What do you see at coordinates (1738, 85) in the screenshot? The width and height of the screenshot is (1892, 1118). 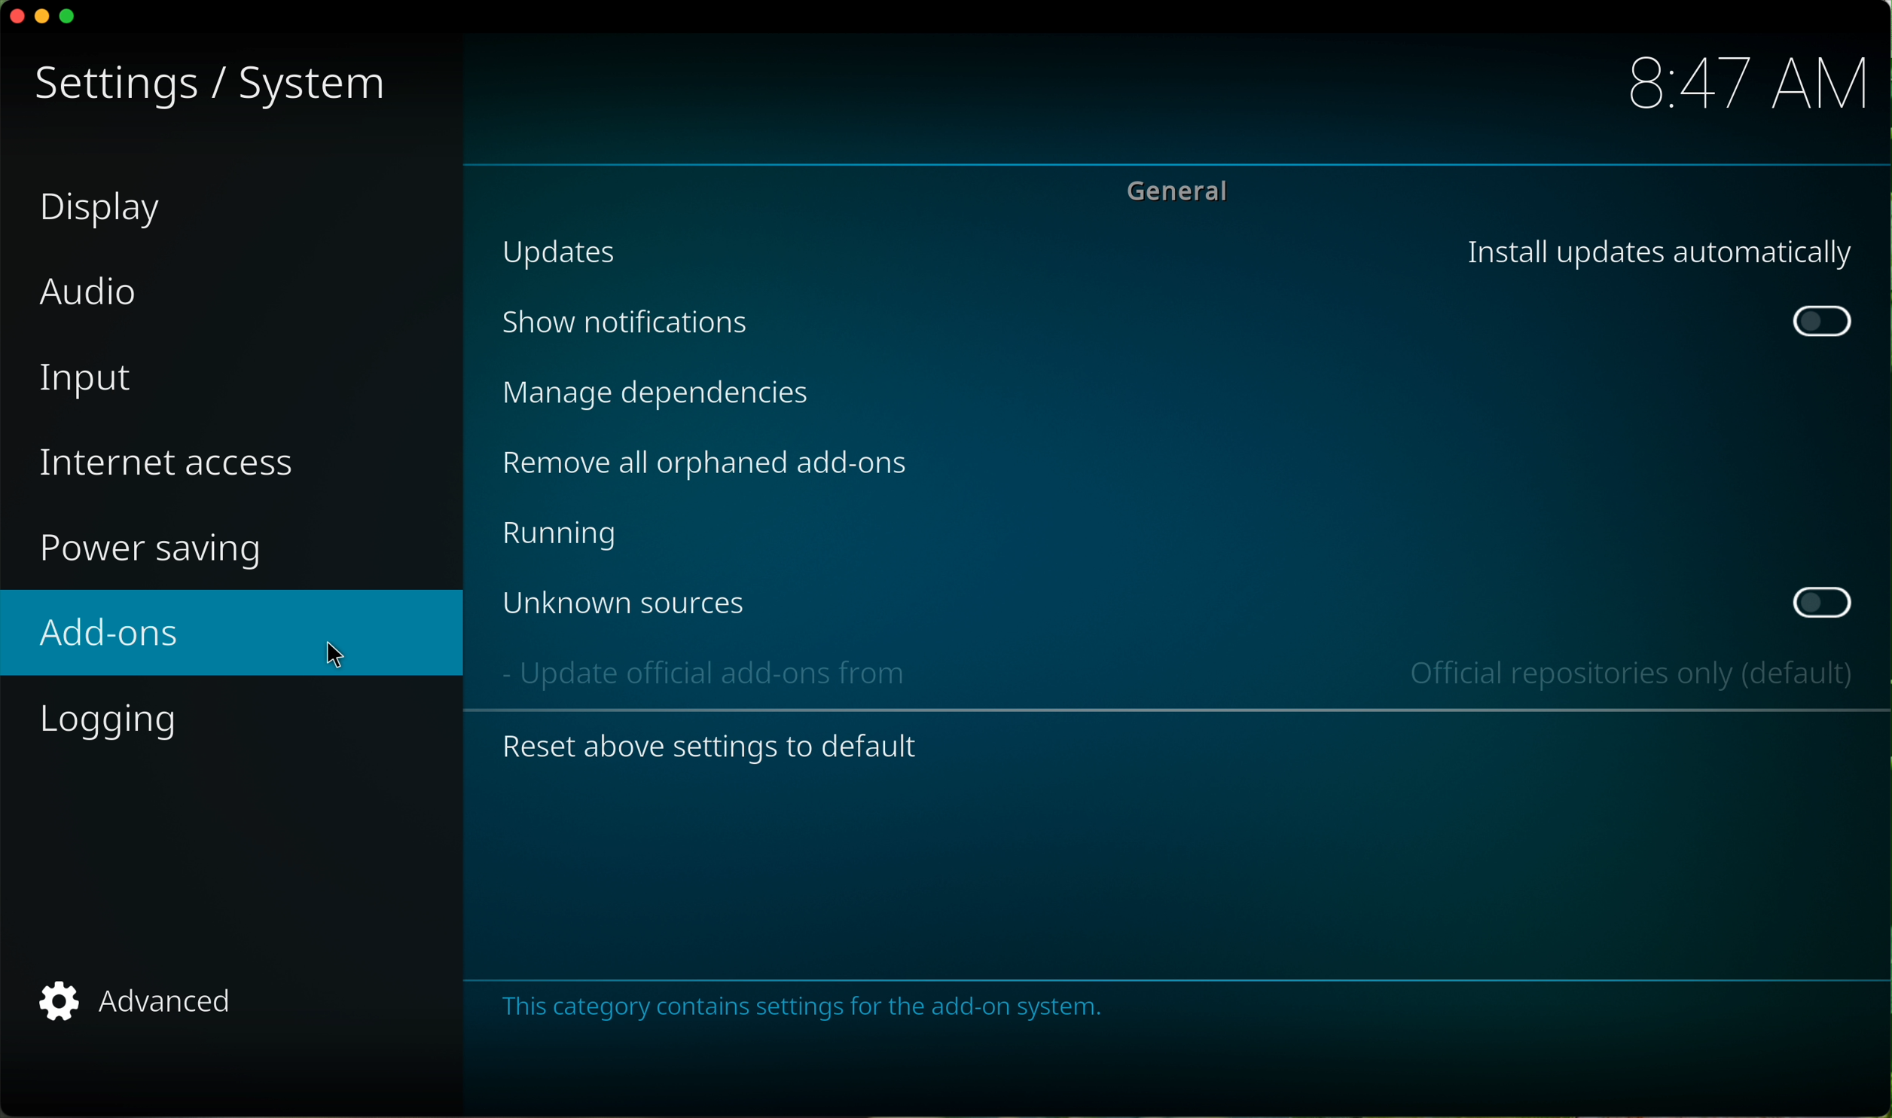 I see `hour` at bounding box center [1738, 85].